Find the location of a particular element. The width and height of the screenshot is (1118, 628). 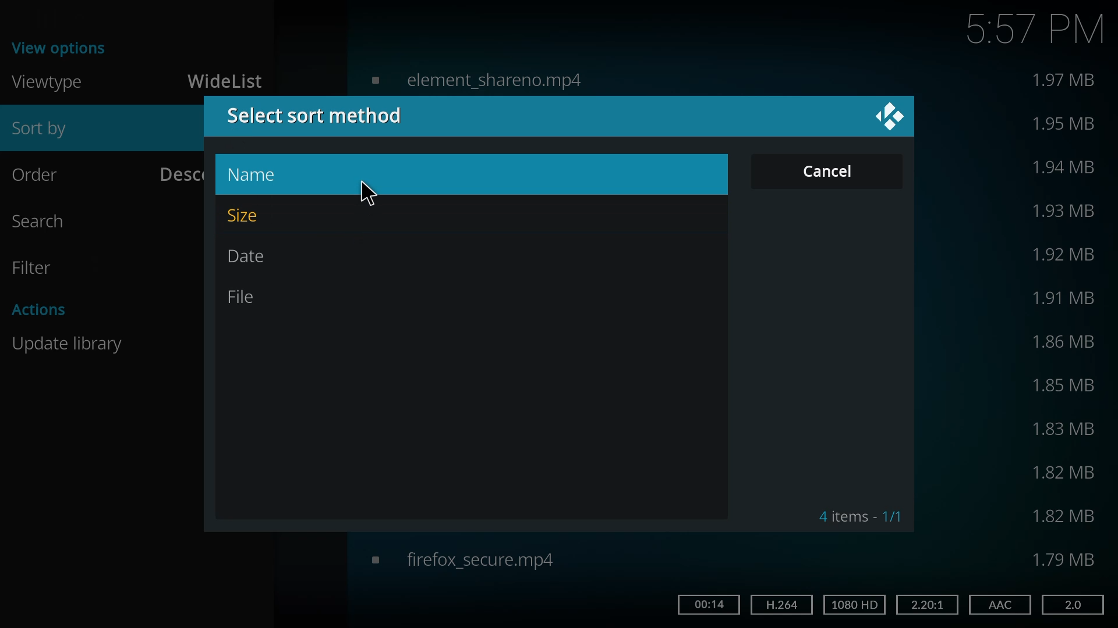

size is located at coordinates (1068, 211).